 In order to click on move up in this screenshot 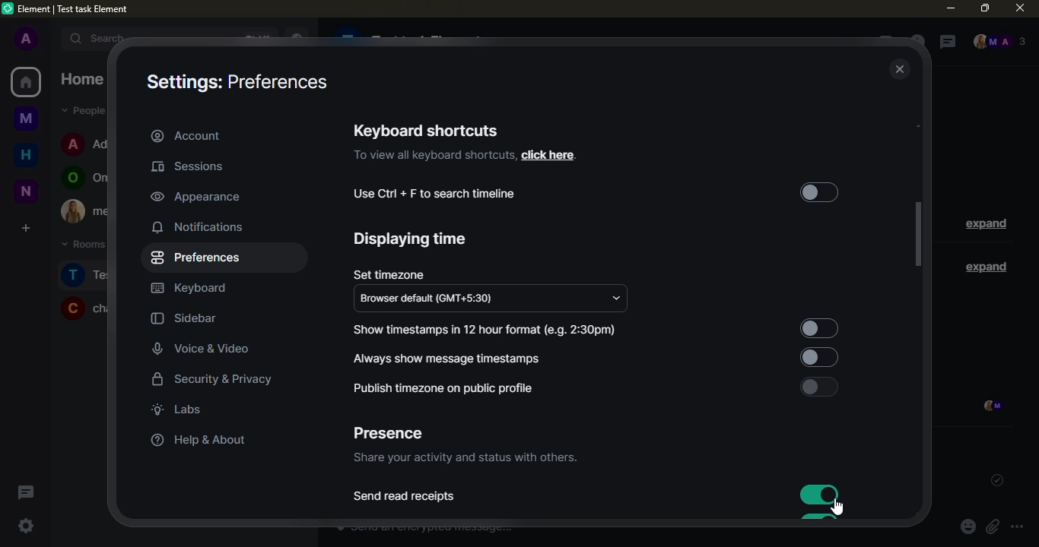, I will do `click(922, 124)`.